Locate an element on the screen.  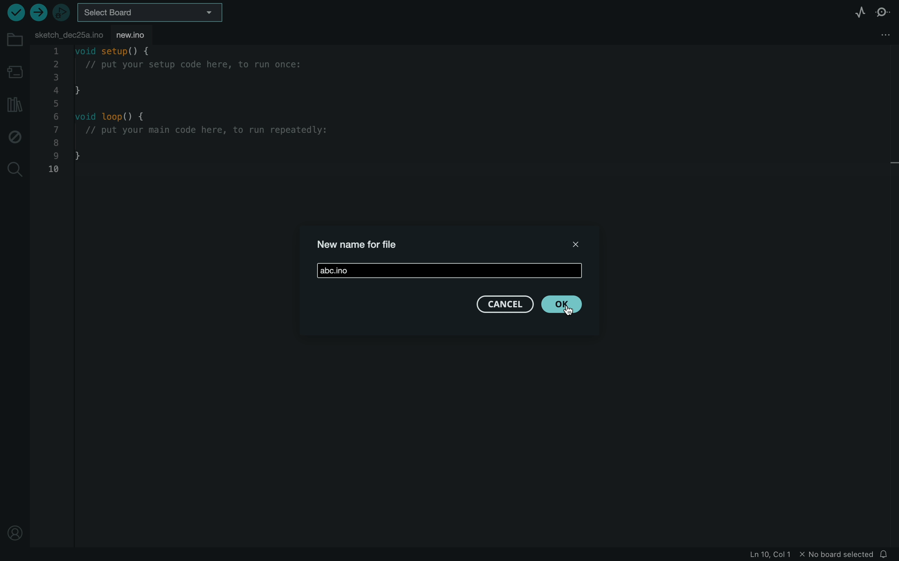
file information is located at coordinates (812, 555).